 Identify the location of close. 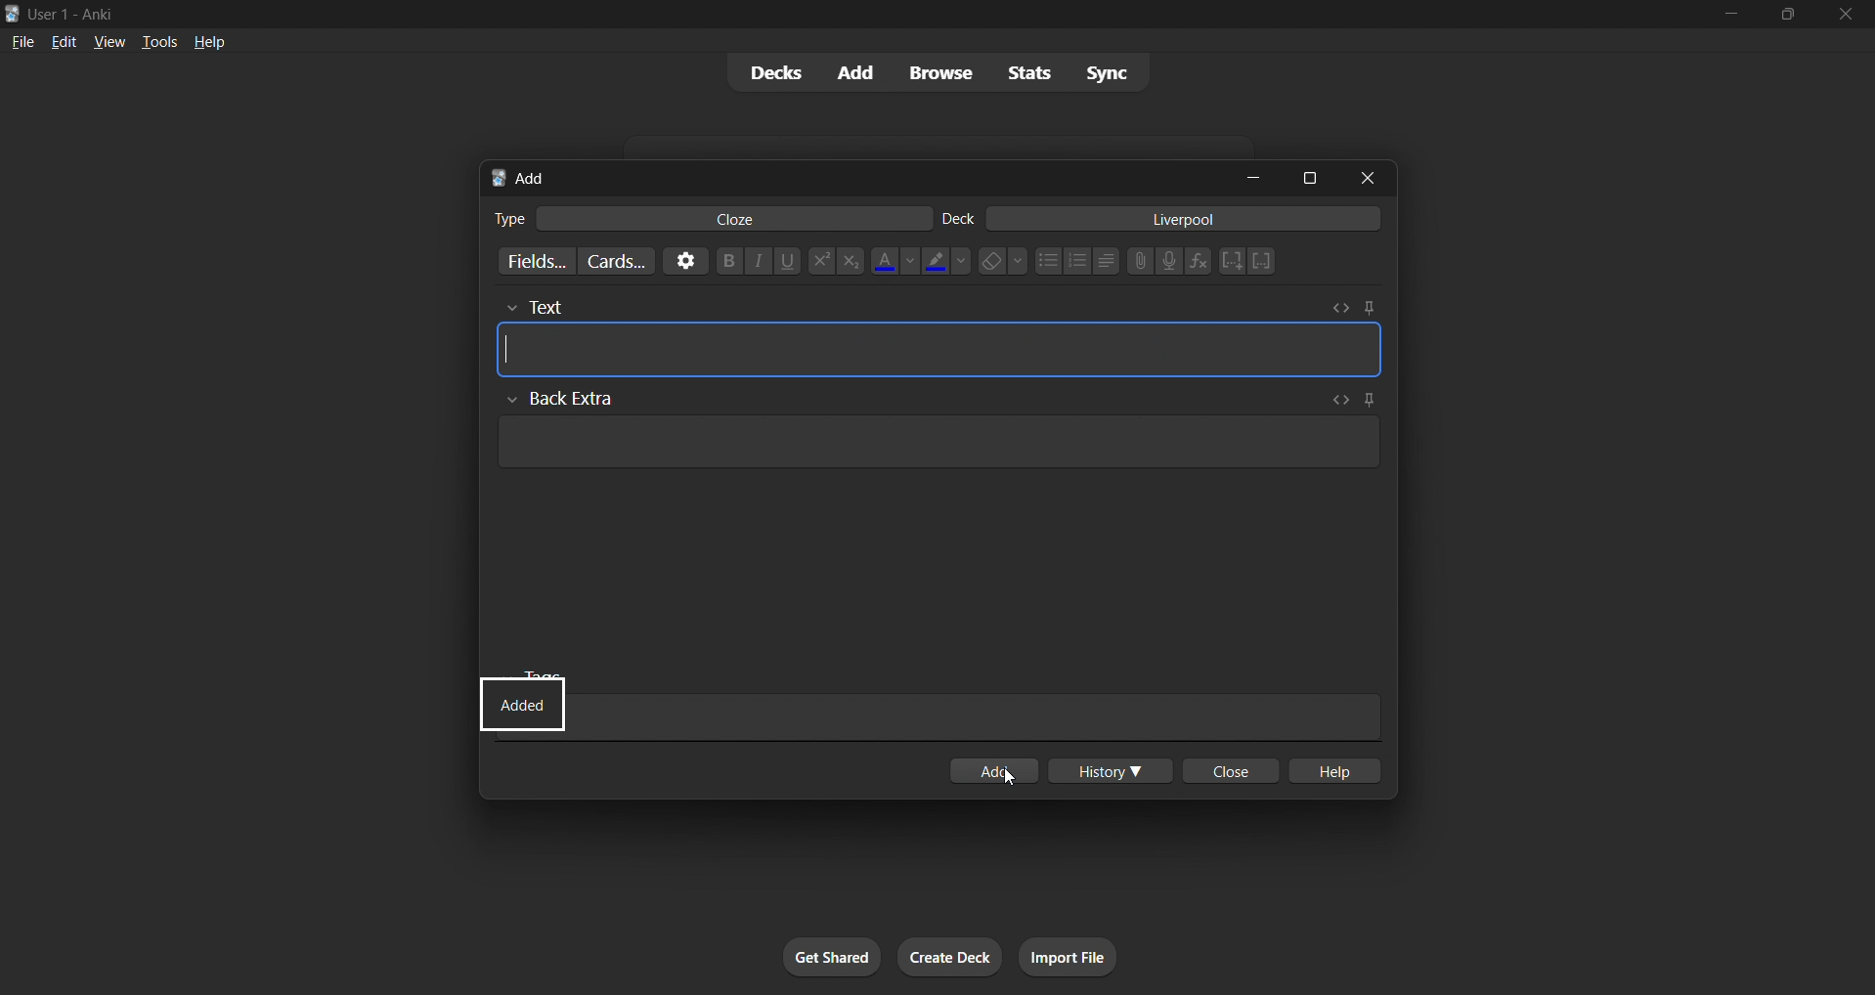
(1366, 176).